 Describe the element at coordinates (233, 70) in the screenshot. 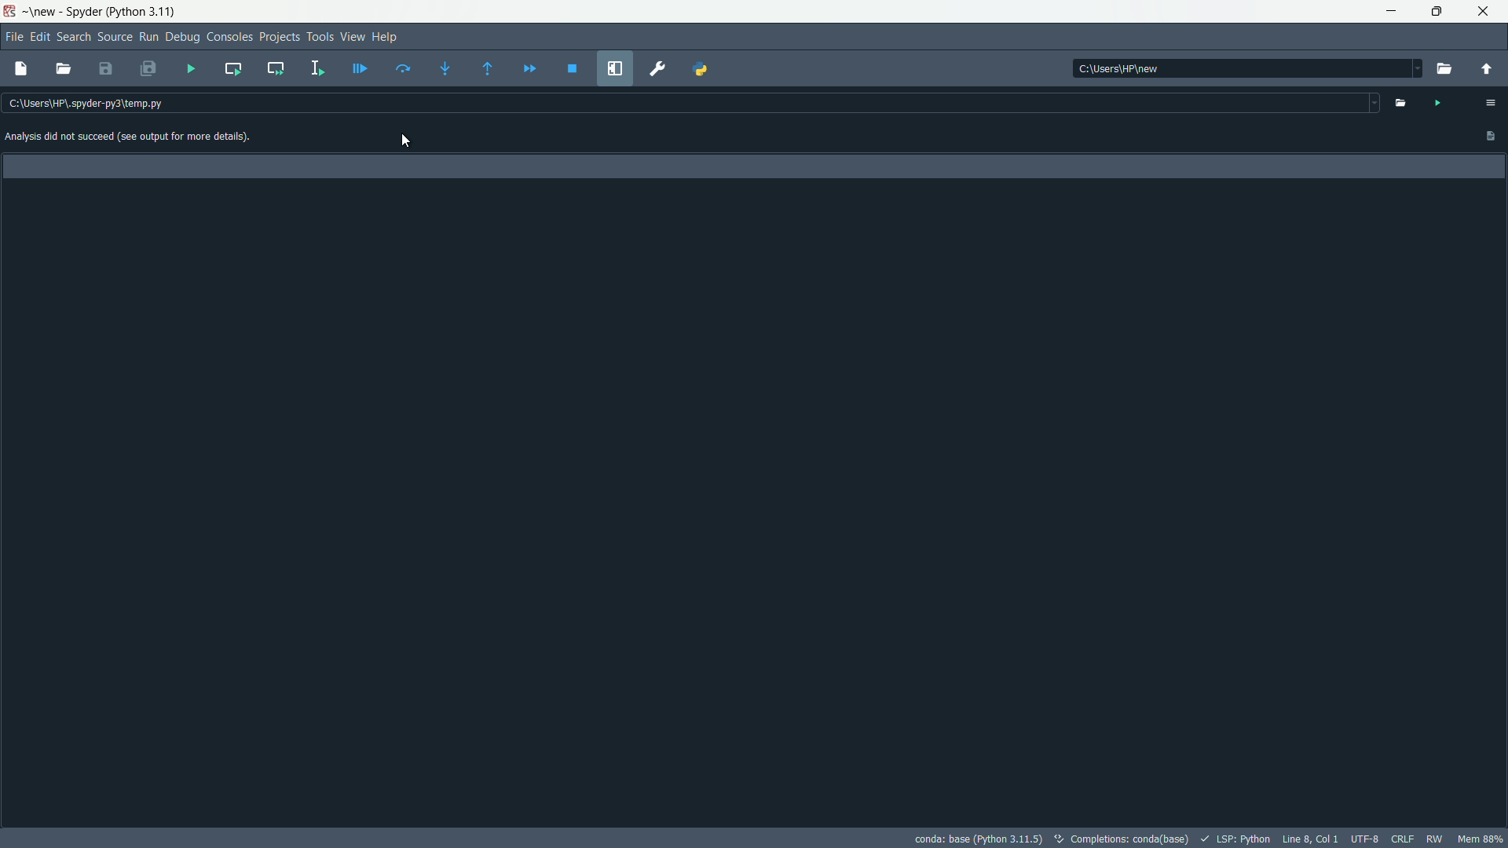

I see `run current cell` at that location.